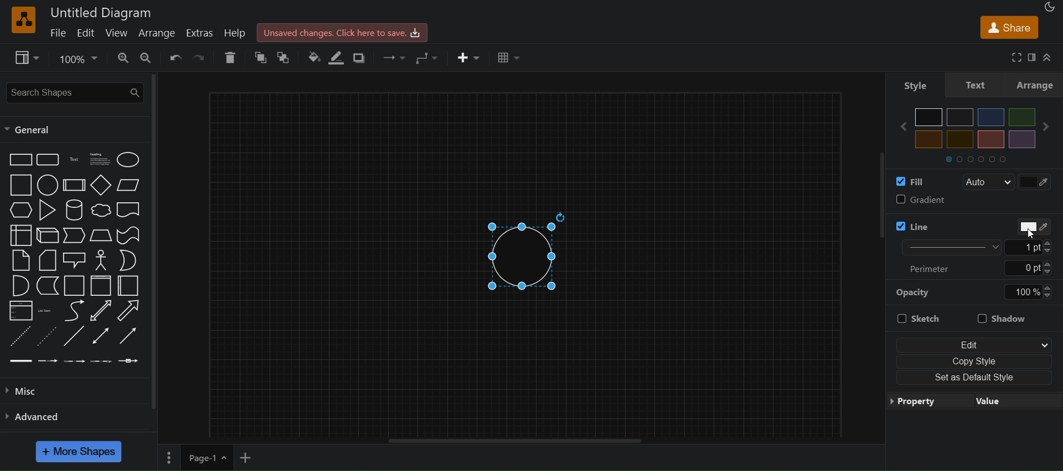  What do you see at coordinates (168, 457) in the screenshot?
I see `More options` at bounding box center [168, 457].